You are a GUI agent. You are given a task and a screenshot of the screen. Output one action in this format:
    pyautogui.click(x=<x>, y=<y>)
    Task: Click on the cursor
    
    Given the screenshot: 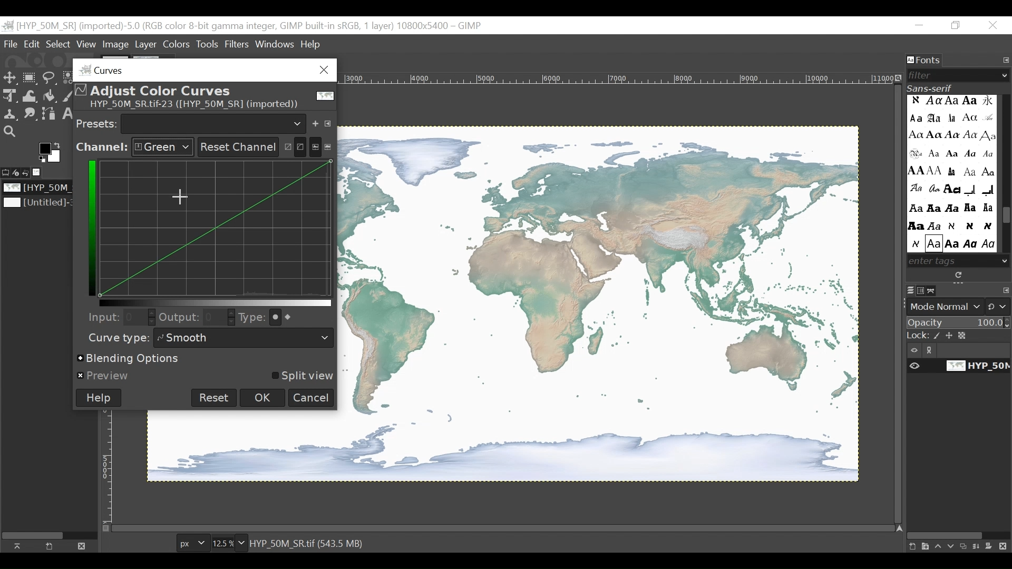 What is the action you would take?
    pyautogui.click(x=183, y=200)
    